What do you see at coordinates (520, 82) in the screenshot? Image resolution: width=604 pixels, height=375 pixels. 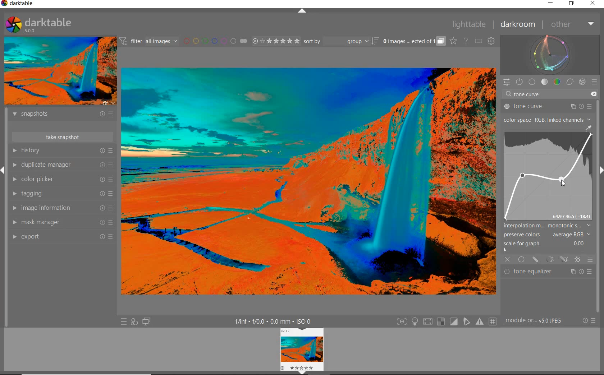 I see `SHOW ONLY ACTIVE MODULES` at bounding box center [520, 82].